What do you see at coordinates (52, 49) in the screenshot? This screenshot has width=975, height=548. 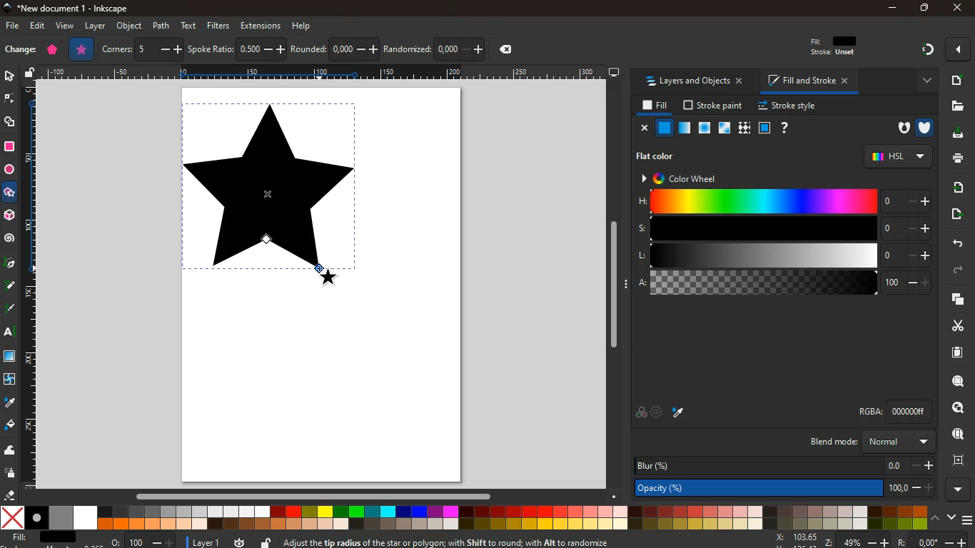 I see `polygon` at bounding box center [52, 49].